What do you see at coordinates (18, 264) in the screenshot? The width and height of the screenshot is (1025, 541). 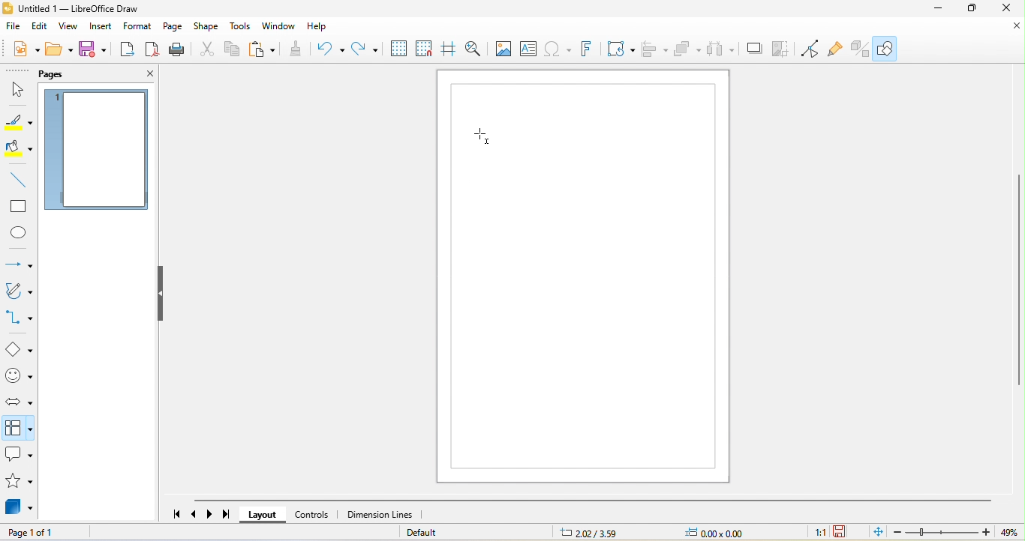 I see `lines and arrow` at bounding box center [18, 264].